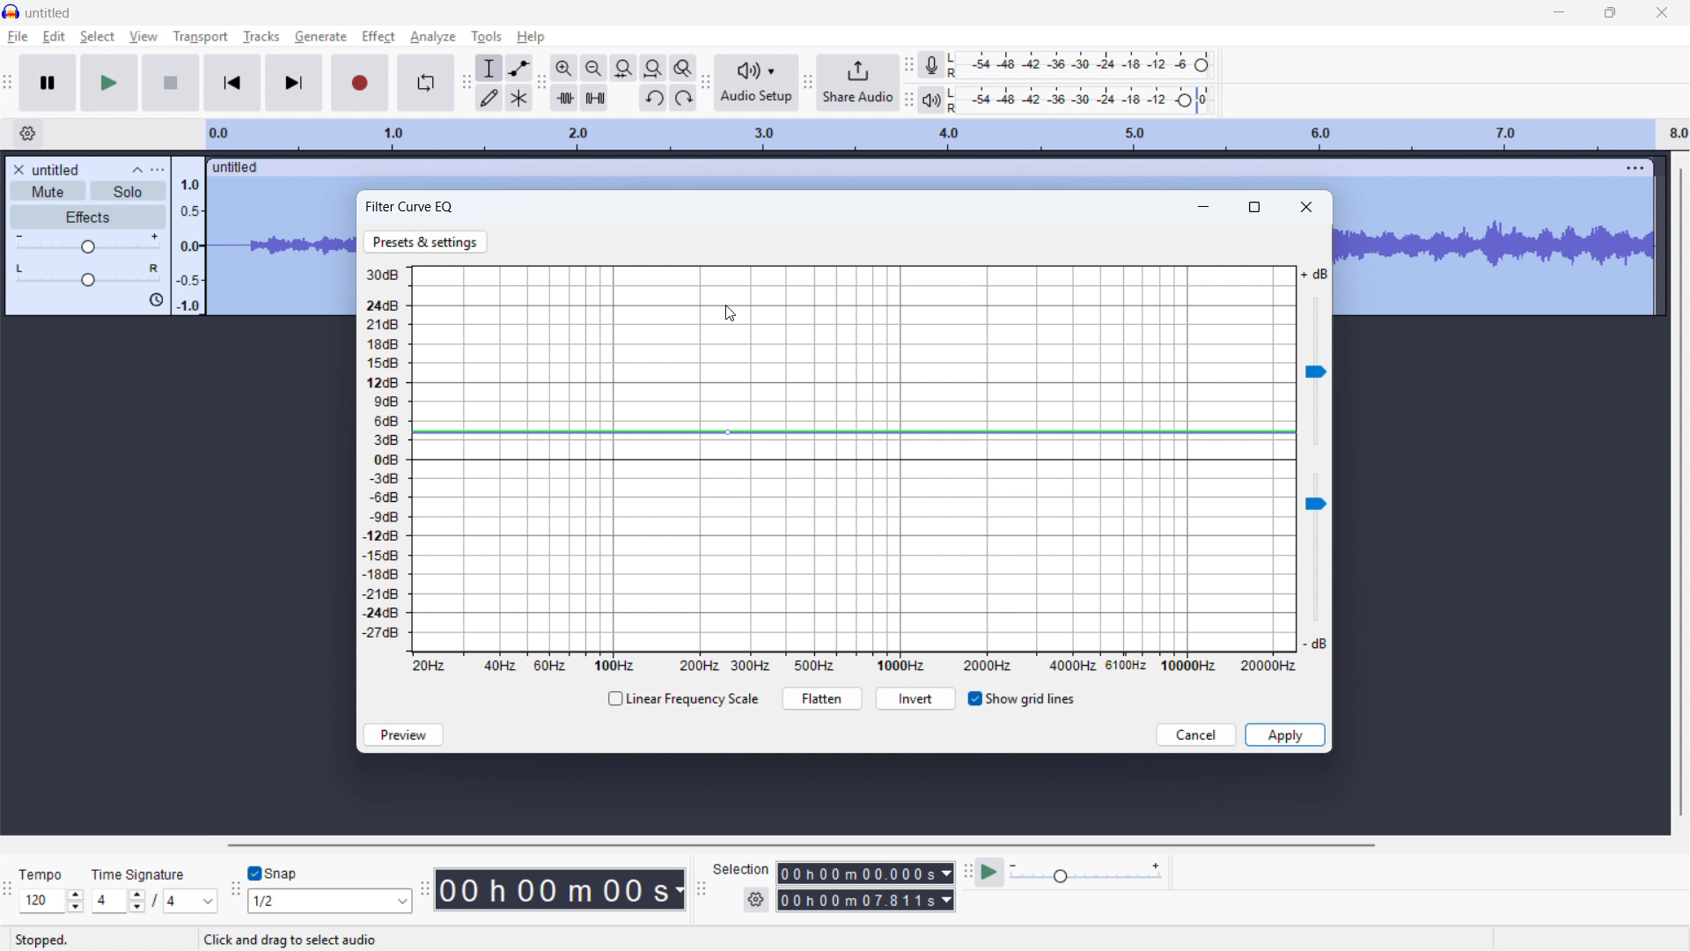  Describe the element at coordinates (1610, 13) in the screenshot. I see `Maximise ` at that location.